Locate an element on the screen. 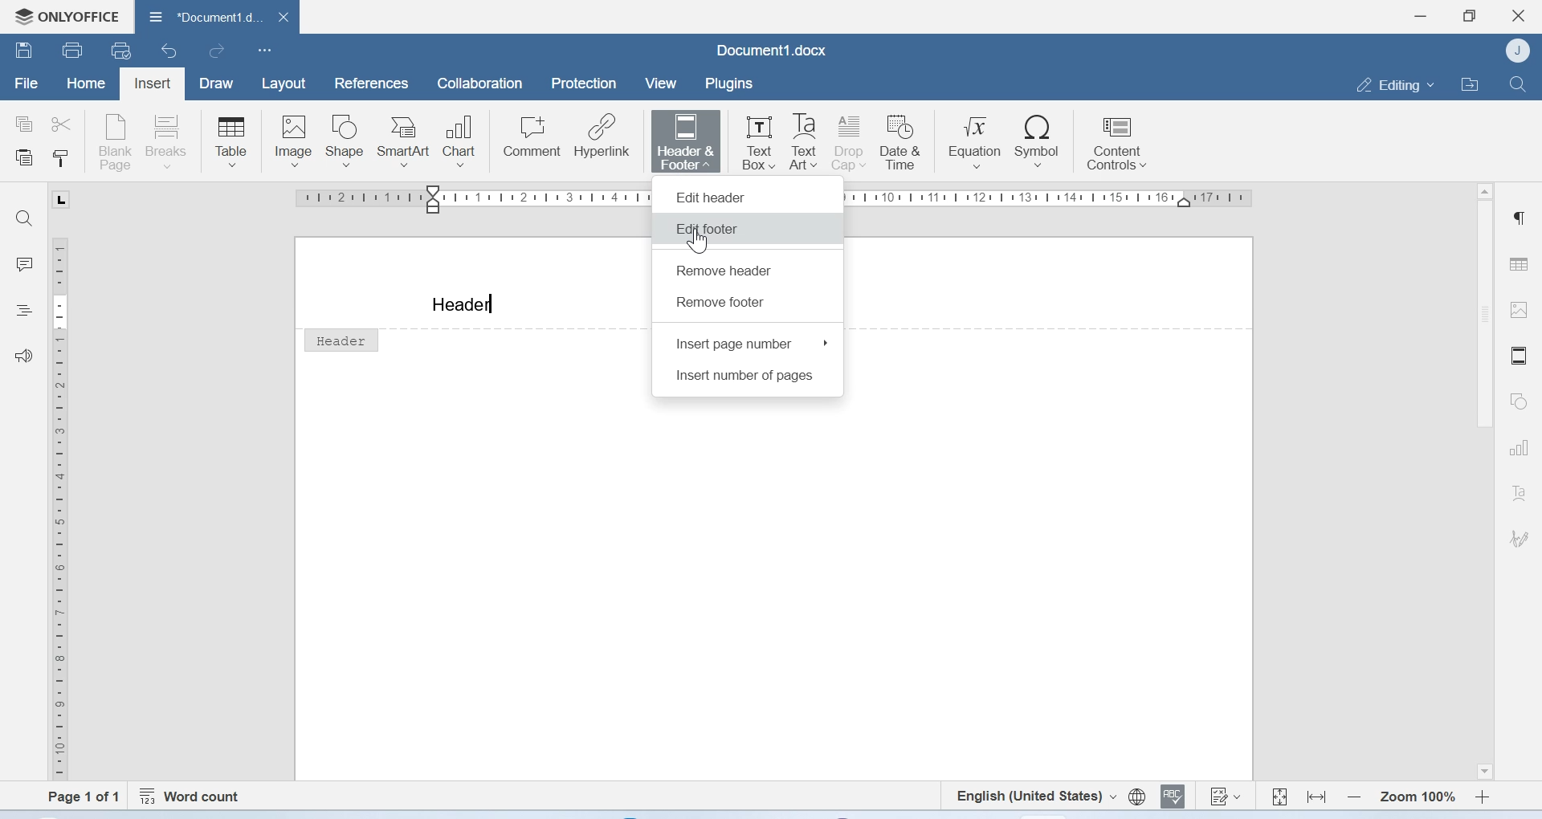 The width and height of the screenshot is (1542, 819). Scroll up is located at coordinates (1484, 191).